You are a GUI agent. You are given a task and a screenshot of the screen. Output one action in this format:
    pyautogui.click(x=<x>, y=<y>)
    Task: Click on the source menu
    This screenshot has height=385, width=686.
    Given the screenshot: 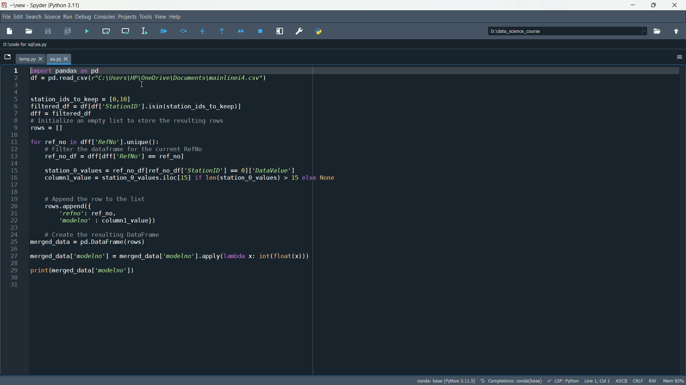 What is the action you would take?
    pyautogui.click(x=53, y=16)
    